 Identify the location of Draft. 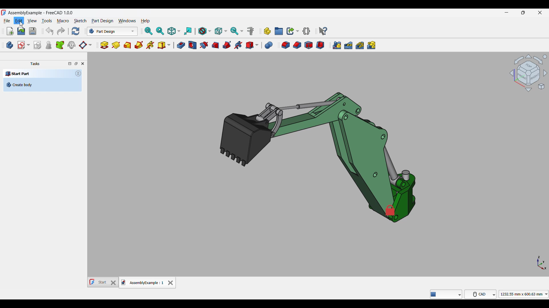
(309, 45).